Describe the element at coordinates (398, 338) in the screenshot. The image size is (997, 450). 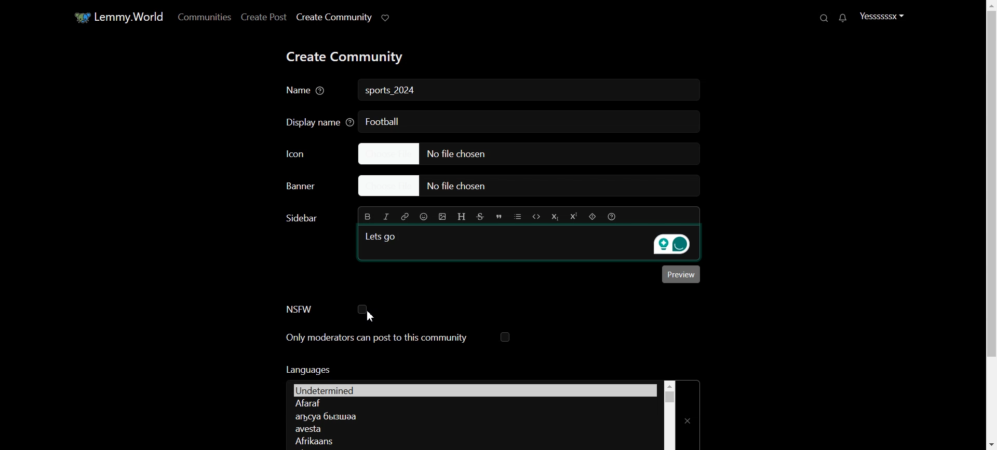
I see `Only moderators can post to this community` at that location.